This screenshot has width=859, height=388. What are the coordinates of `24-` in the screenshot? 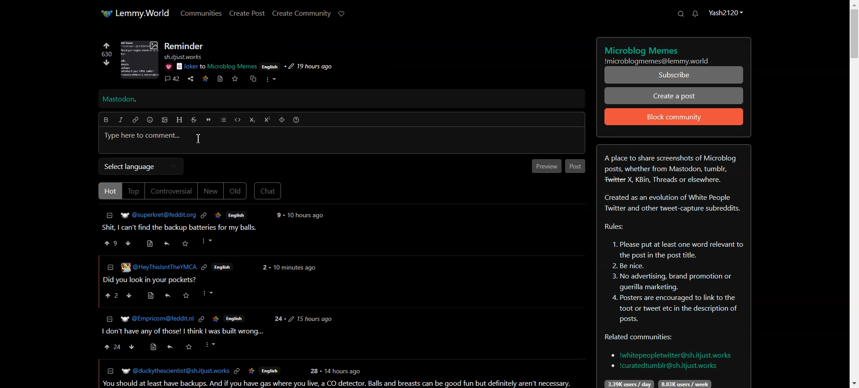 It's located at (278, 319).